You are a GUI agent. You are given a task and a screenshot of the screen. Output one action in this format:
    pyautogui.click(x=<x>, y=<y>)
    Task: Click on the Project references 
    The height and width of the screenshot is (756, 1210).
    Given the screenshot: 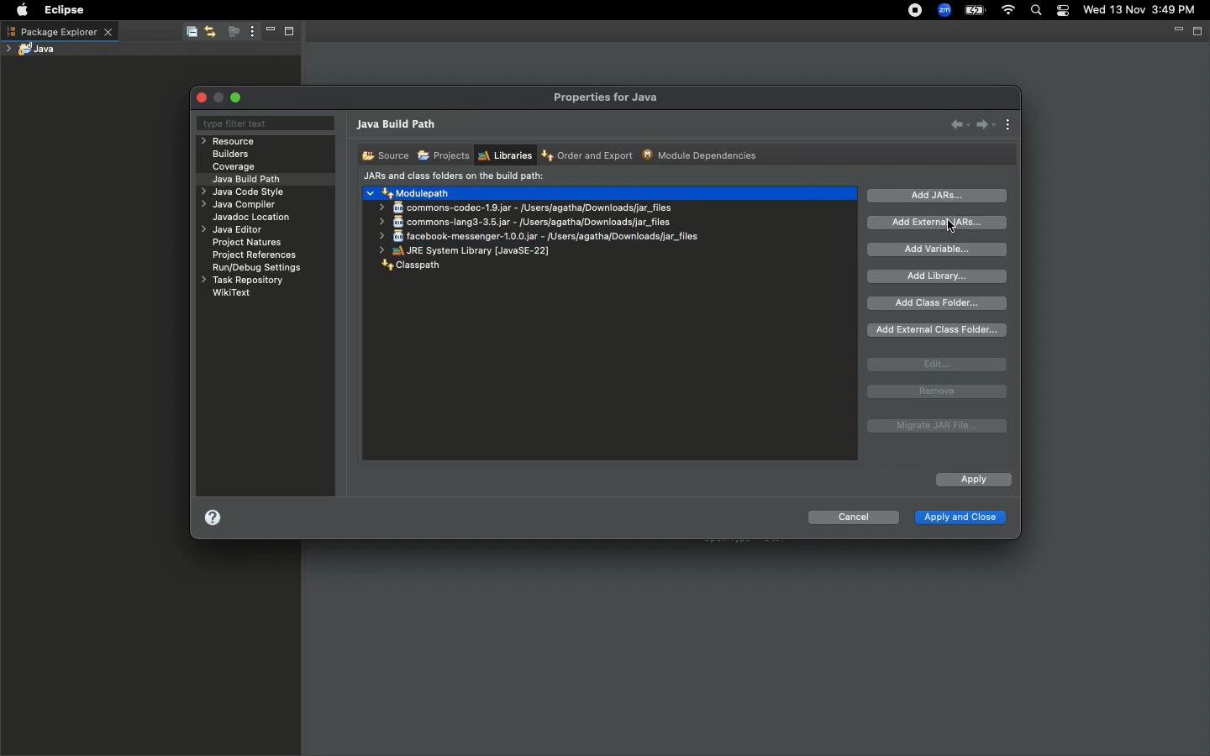 What is the action you would take?
    pyautogui.click(x=256, y=255)
    